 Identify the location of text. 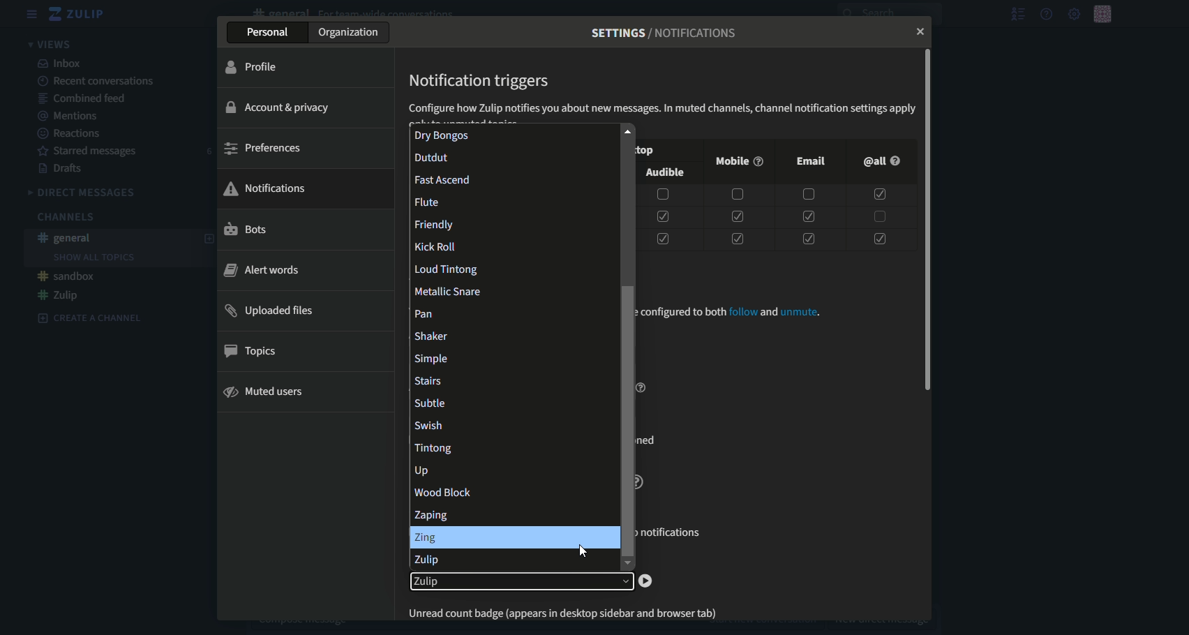
(573, 611).